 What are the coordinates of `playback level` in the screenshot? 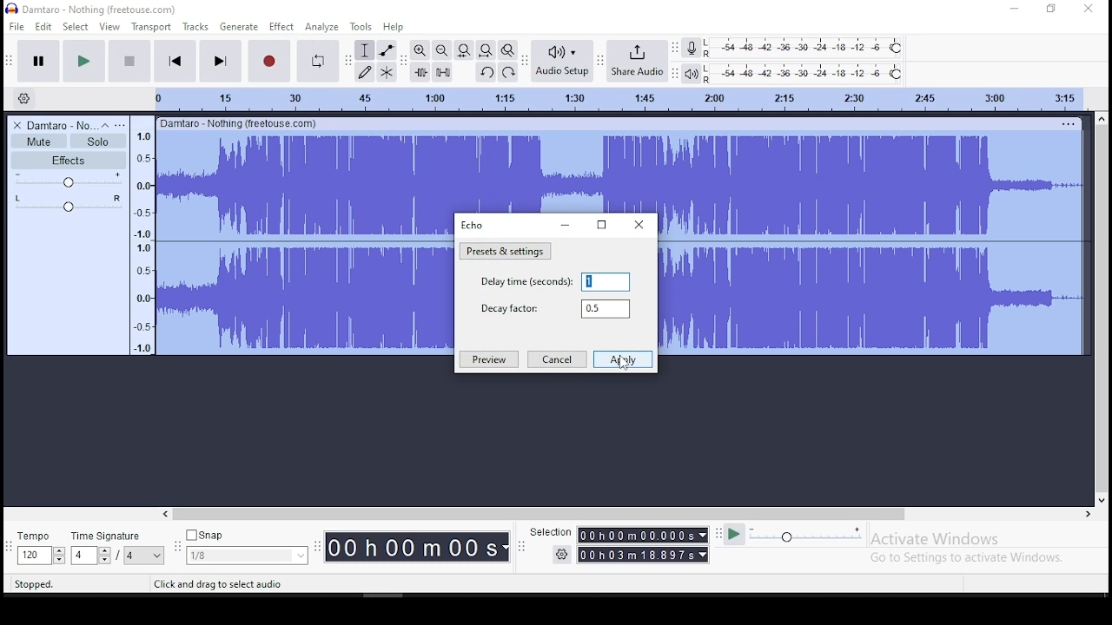 It's located at (804, 73).